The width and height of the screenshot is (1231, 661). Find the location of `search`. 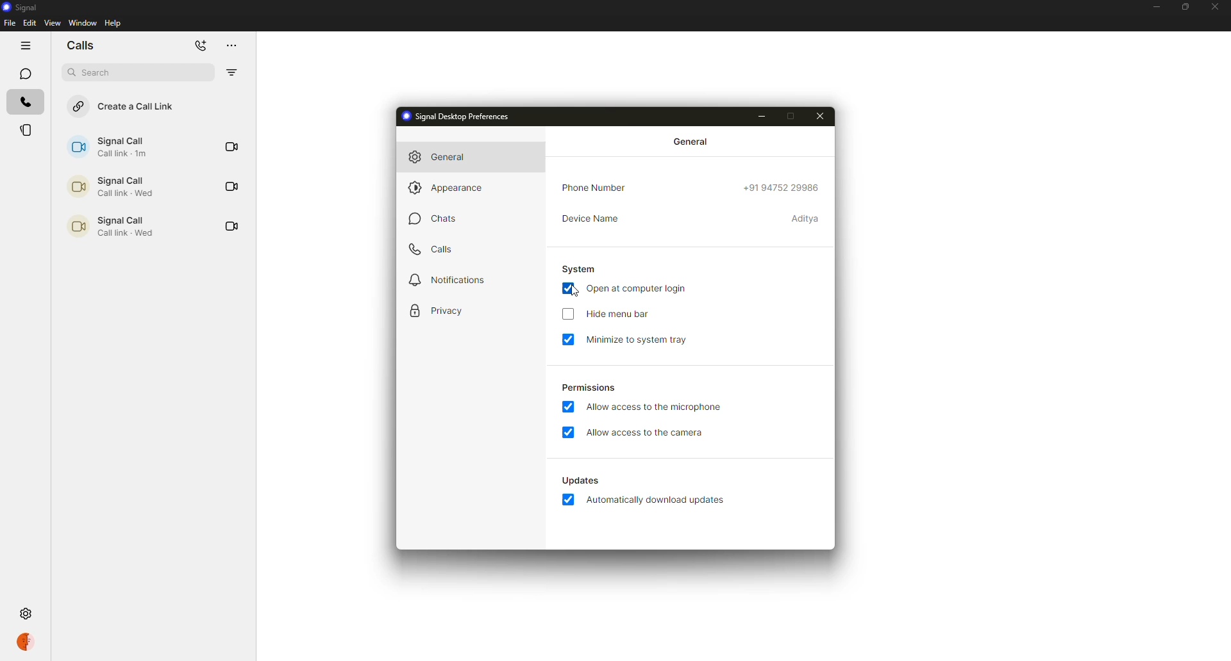

search is located at coordinates (94, 72).